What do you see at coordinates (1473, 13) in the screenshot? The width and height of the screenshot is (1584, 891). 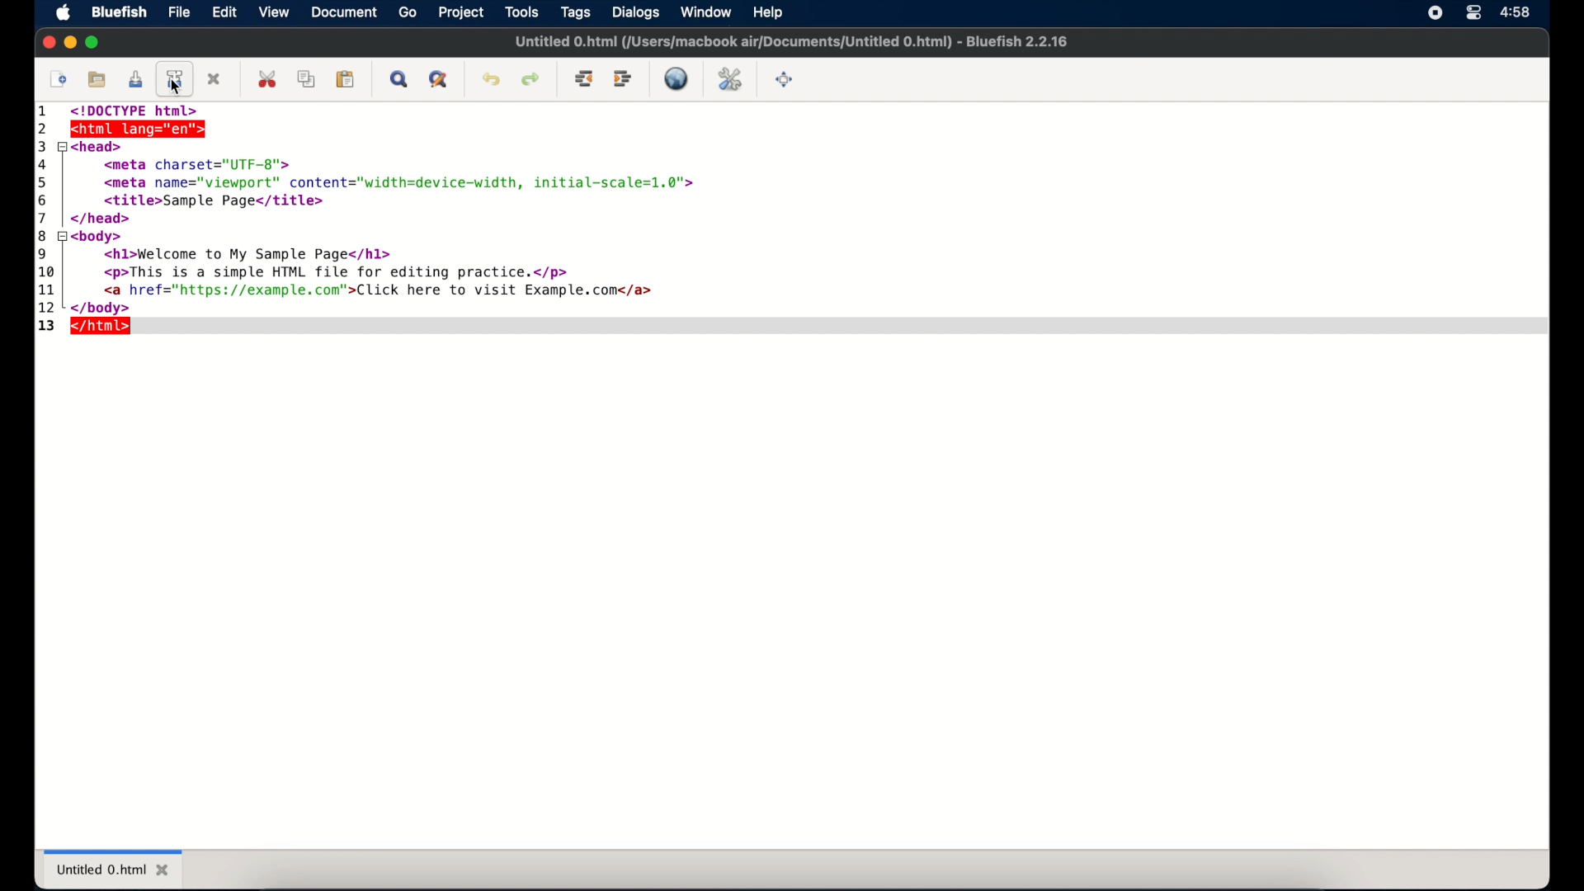 I see `control center` at bounding box center [1473, 13].